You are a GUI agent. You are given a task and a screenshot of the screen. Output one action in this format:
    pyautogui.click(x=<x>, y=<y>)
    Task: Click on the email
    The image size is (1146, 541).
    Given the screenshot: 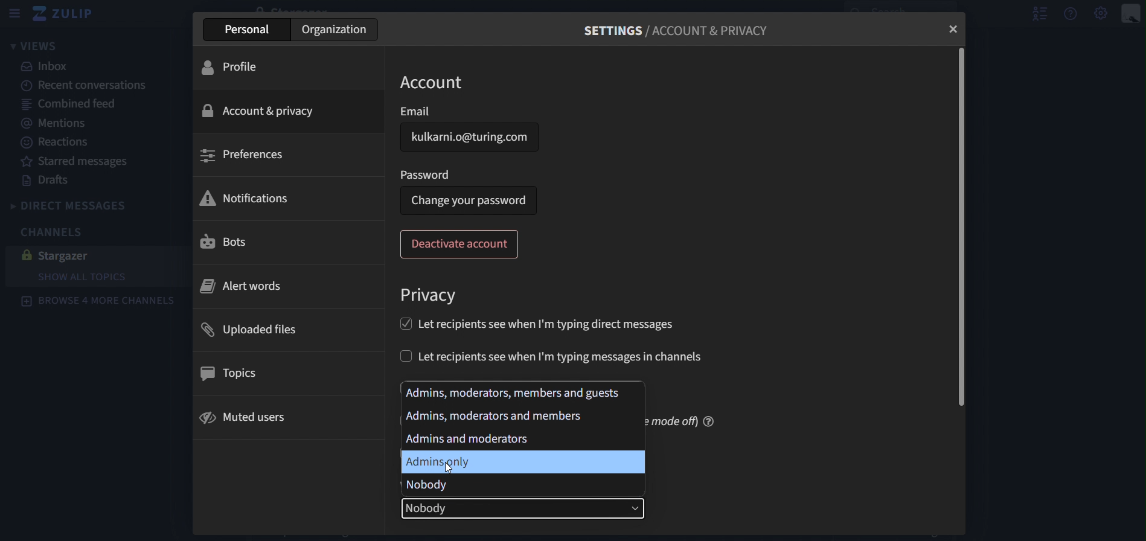 What is the action you would take?
    pyautogui.click(x=468, y=137)
    